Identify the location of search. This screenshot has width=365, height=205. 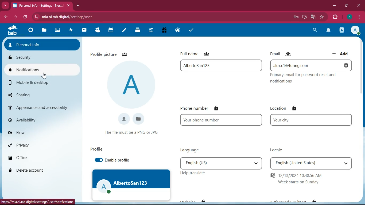
(314, 30).